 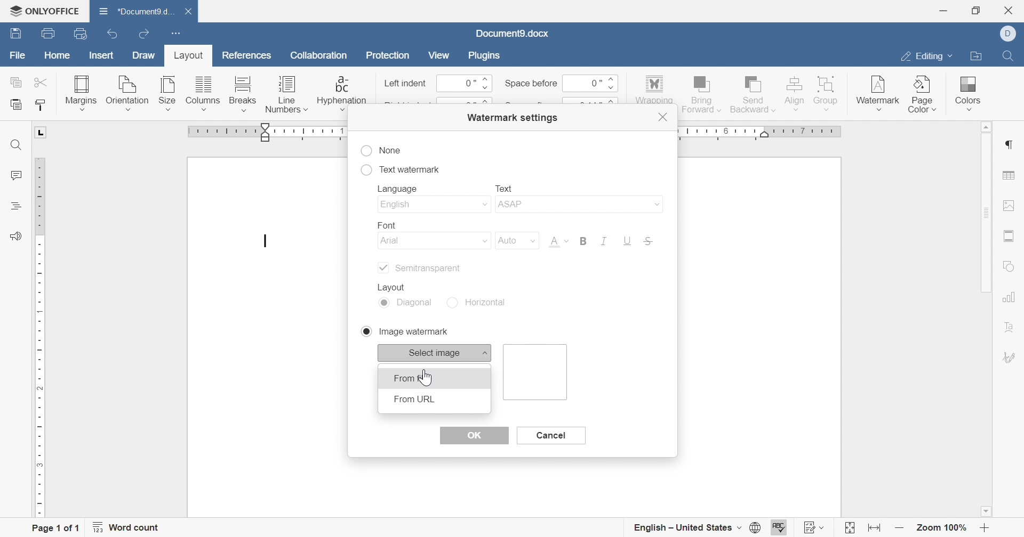 I want to click on OK, so click(x=474, y=435).